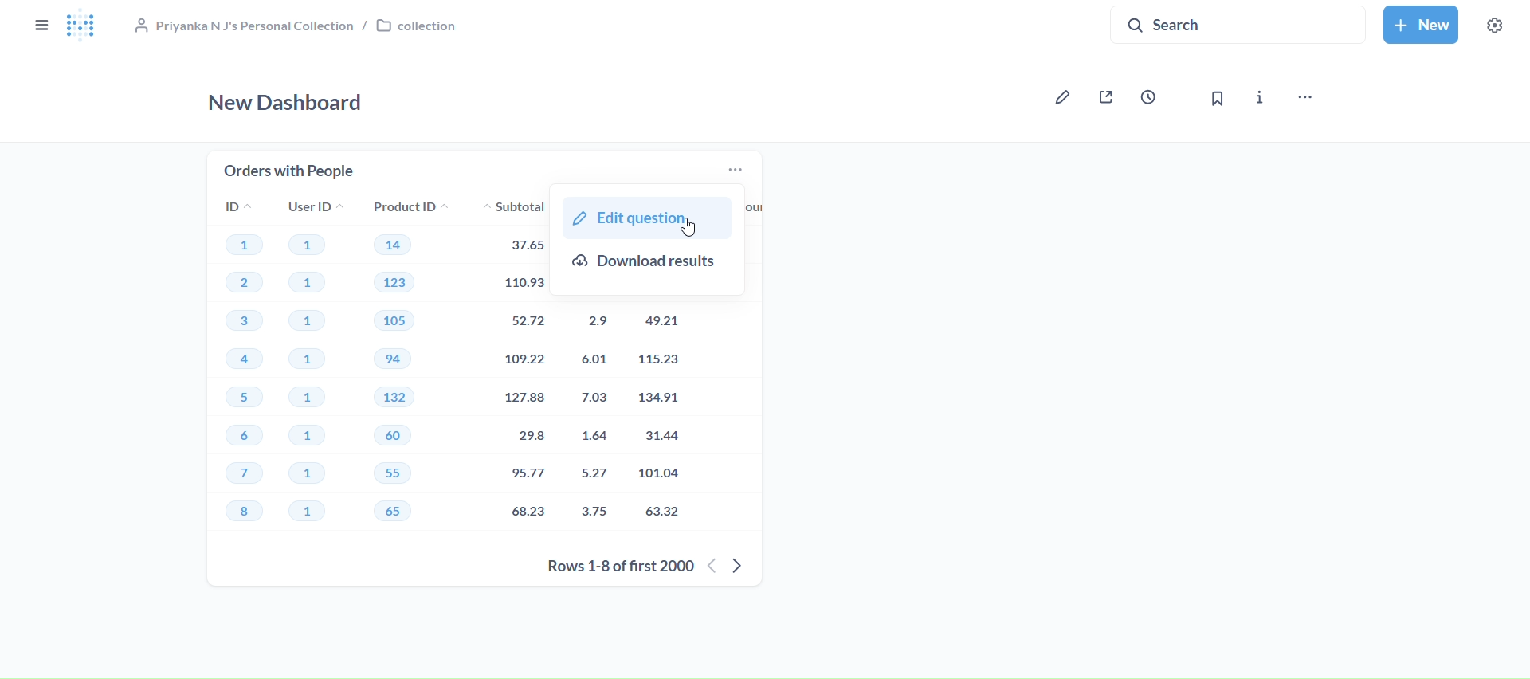 The height and width of the screenshot is (679, 1530). Describe the element at coordinates (41, 26) in the screenshot. I see `close sidebar` at that location.